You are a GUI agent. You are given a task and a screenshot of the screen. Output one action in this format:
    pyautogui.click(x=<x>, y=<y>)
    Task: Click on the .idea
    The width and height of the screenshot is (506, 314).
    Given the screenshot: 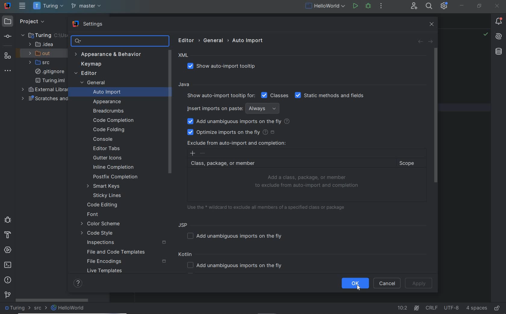 What is the action you would take?
    pyautogui.click(x=41, y=45)
    